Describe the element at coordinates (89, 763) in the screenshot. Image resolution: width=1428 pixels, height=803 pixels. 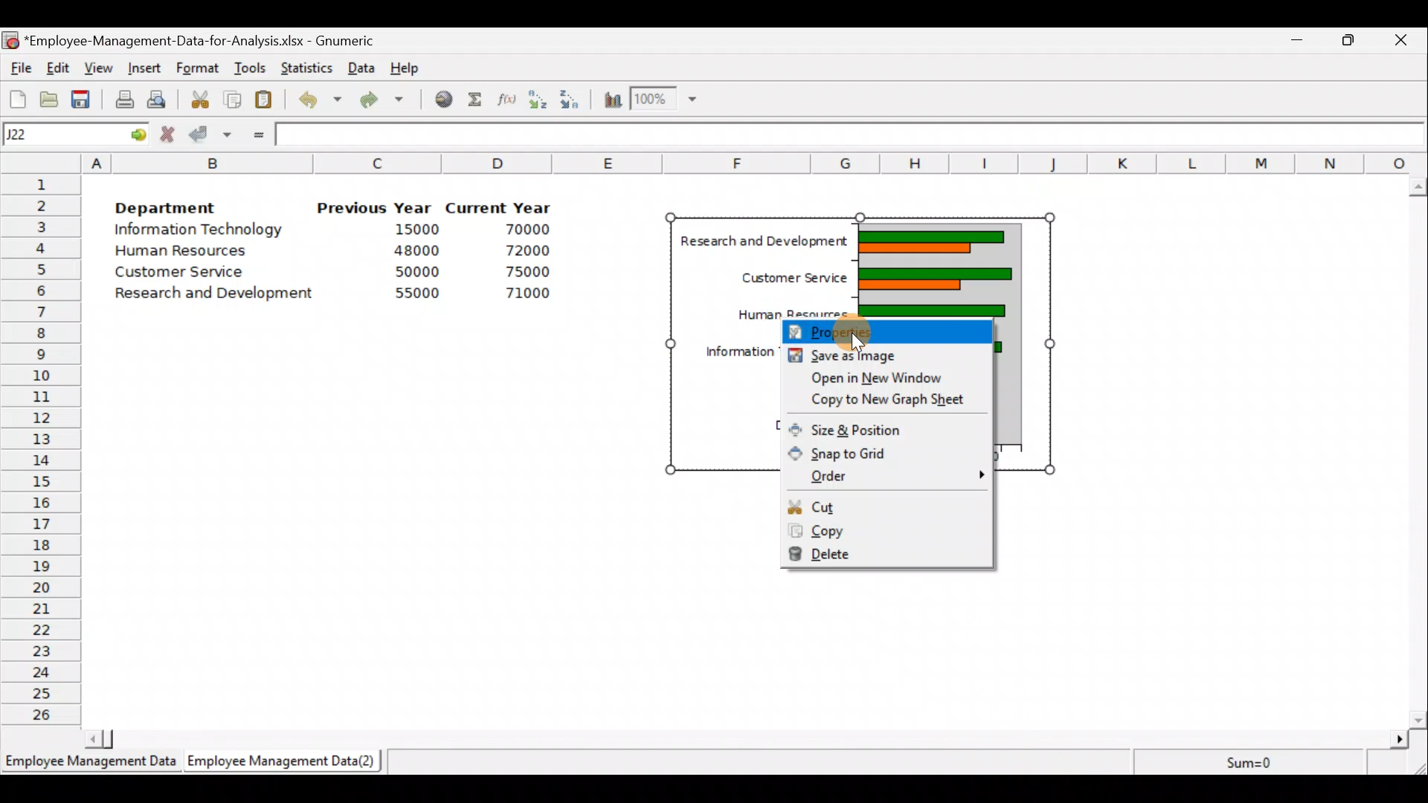
I see `Employee Management Data` at that location.